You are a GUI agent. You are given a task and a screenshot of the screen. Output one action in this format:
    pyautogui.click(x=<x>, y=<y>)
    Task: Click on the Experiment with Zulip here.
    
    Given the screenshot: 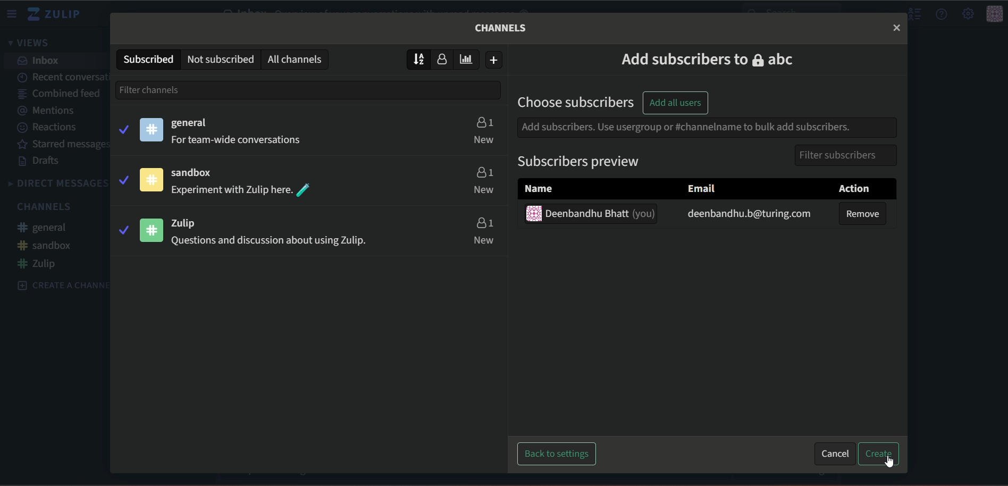 What is the action you would take?
    pyautogui.click(x=231, y=190)
    